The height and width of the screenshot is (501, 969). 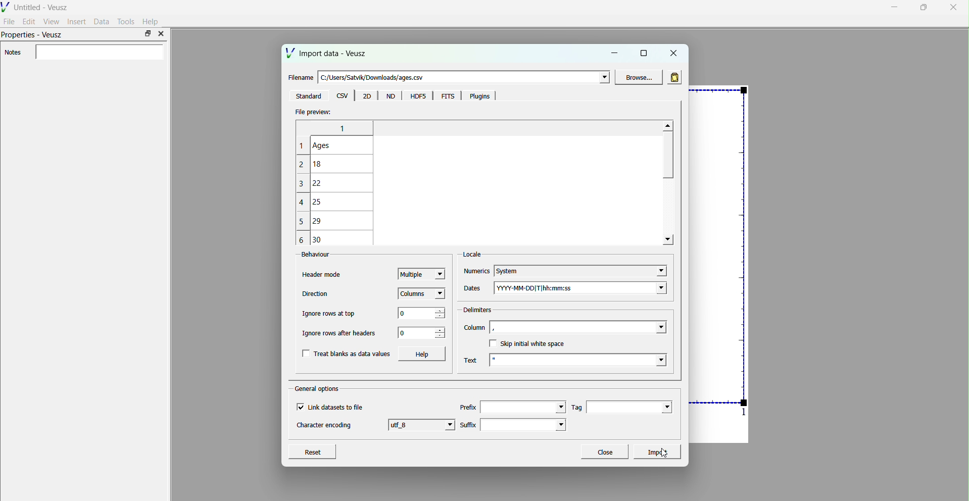 What do you see at coordinates (477, 310) in the screenshot?
I see `Delimiters` at bounding box center [477, 310].